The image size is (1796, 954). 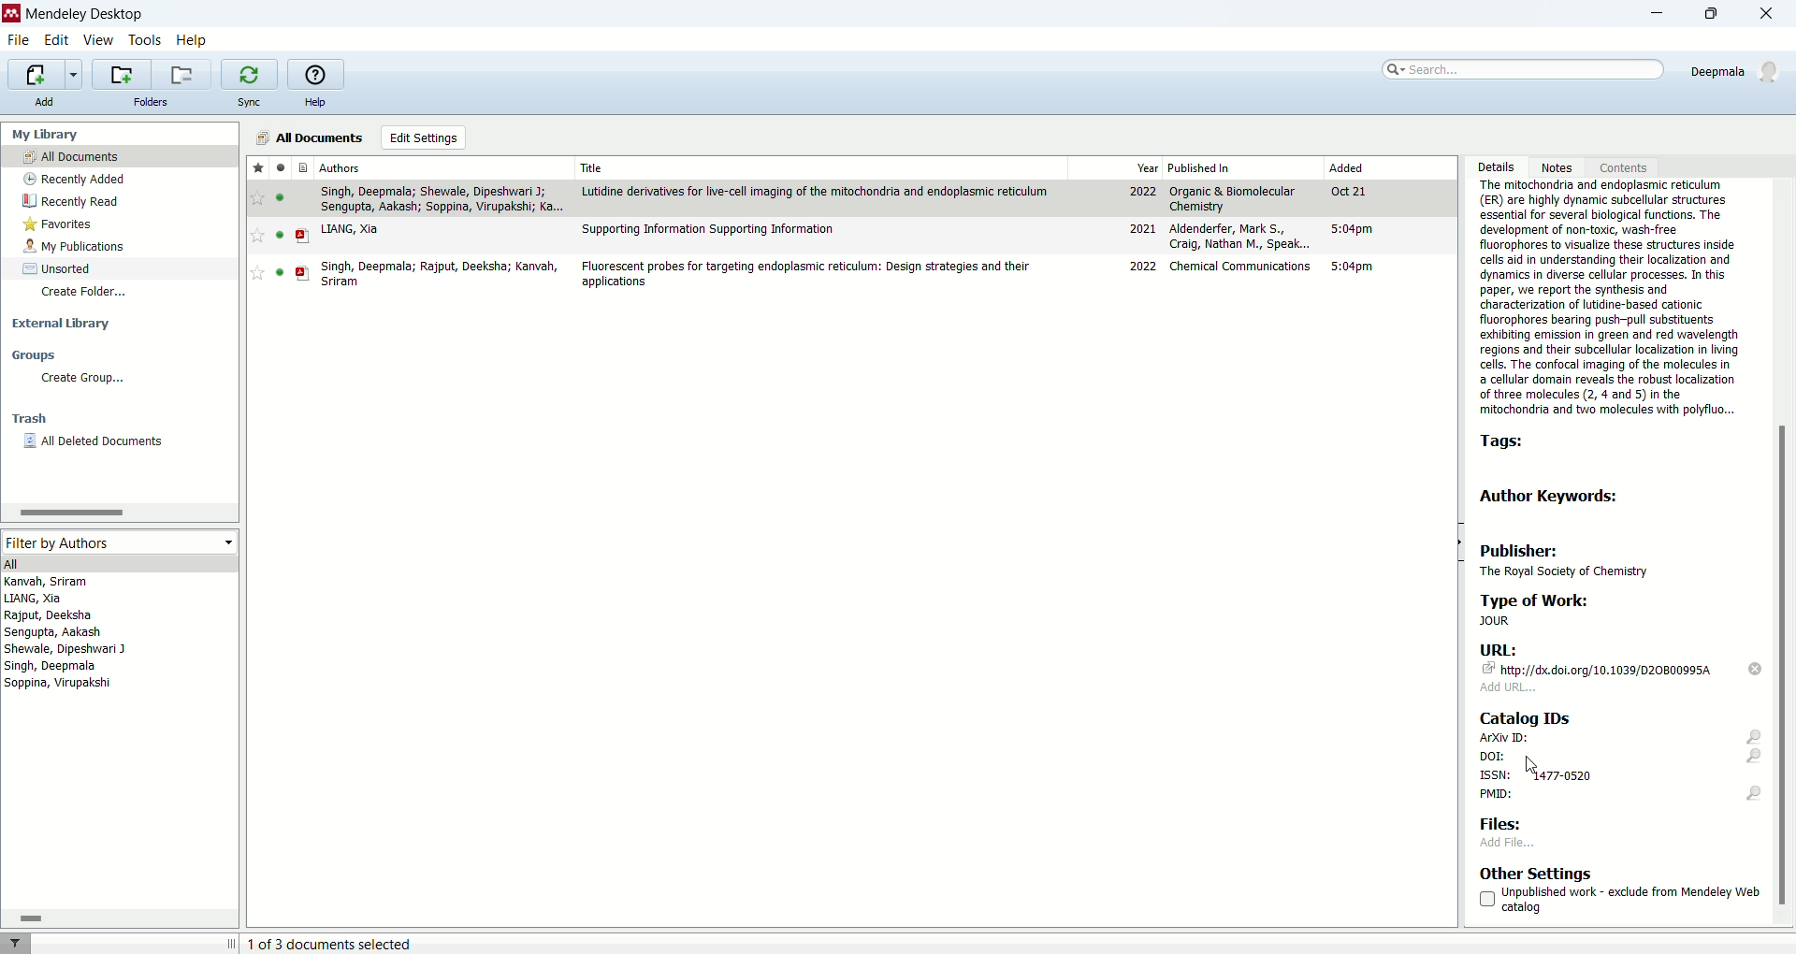 What do you see at coordinates (1148, 168) in the screenshot?
I see `year` at bounding box center [1148, 168].